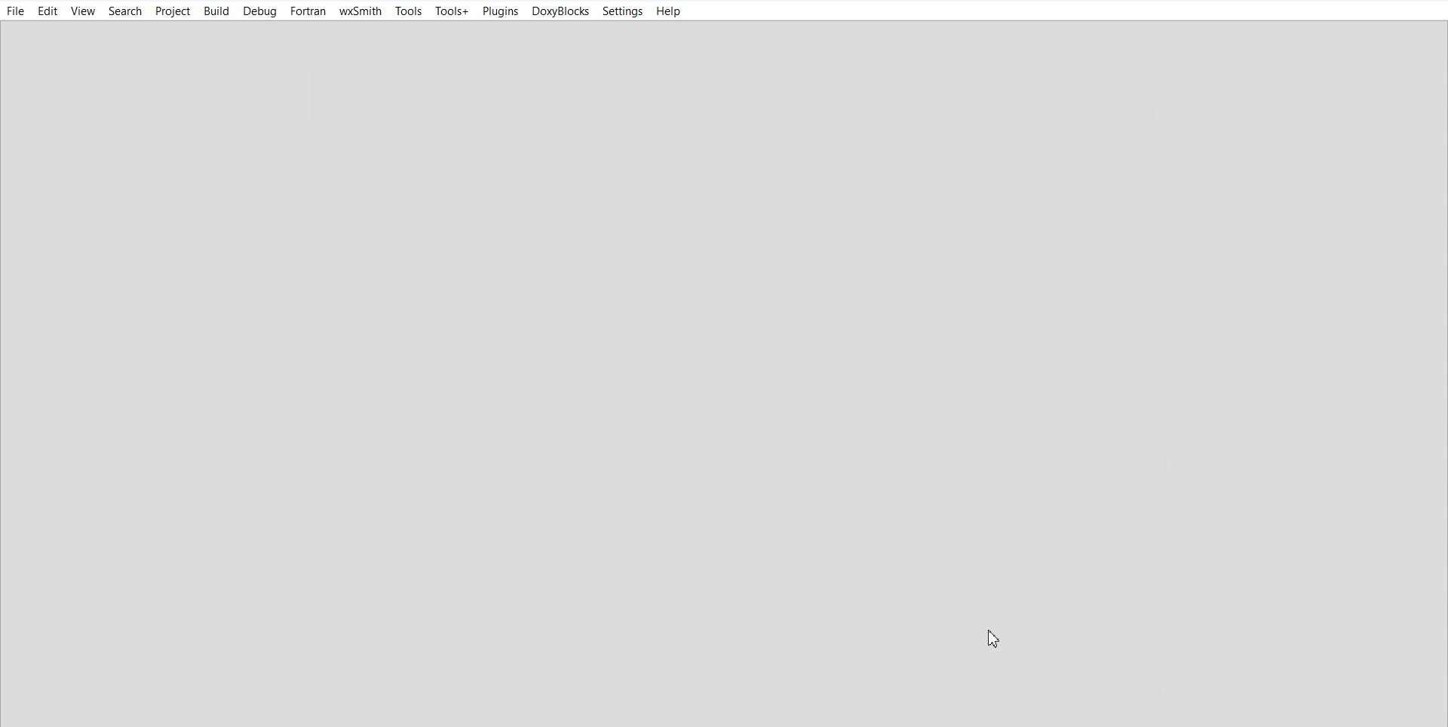 This screenshot has width=1448, height=727. Describe the element at coordinates (1002, 638) in the screenshot. I see `Cursor` at that location.